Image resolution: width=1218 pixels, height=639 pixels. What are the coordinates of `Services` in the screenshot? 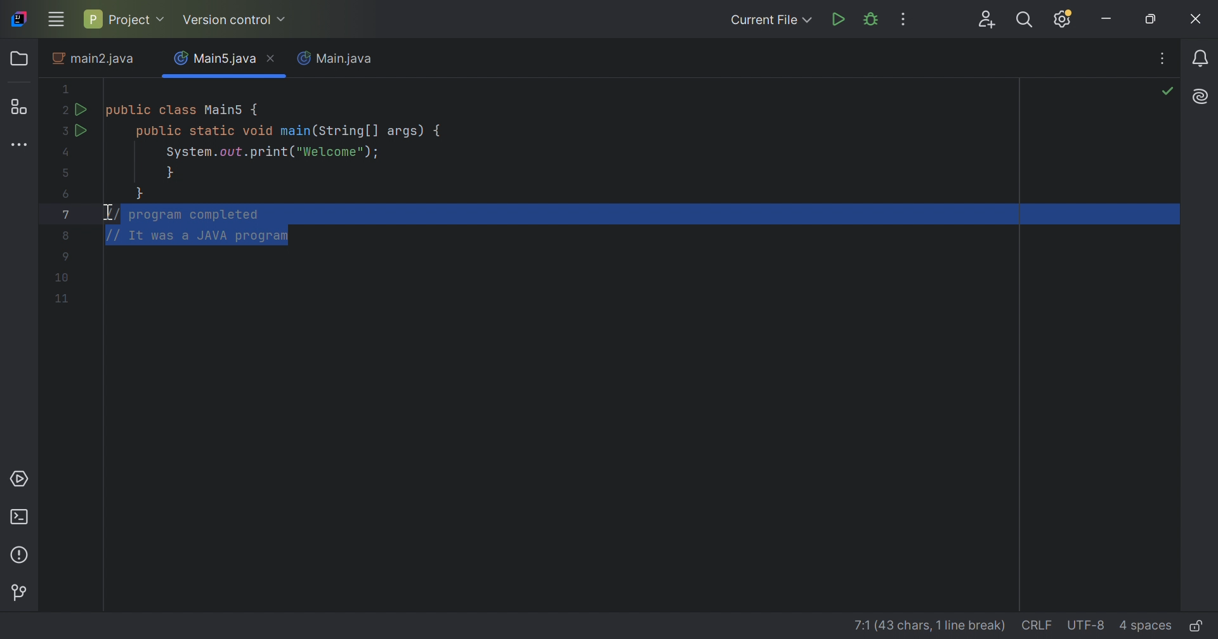 It's located at (22, 481).